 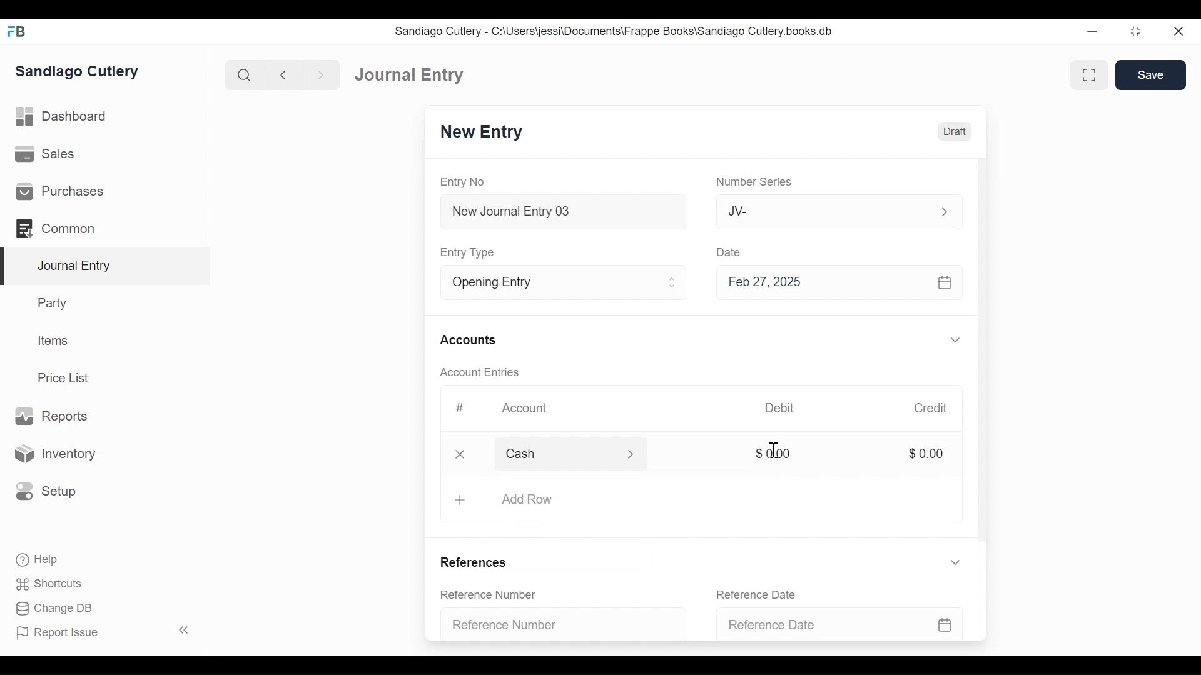 What do you see at coordinates (932, 408) in the screenshot?
I see `Credit` at bounding box center [932, 408].